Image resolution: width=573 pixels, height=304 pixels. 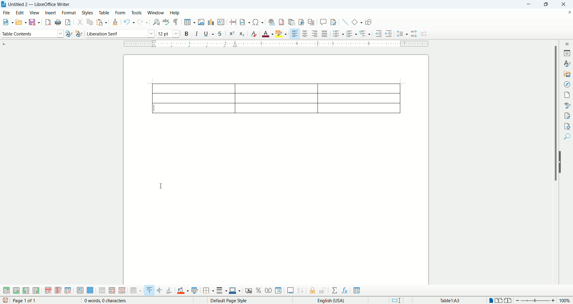 What do you see at coordinates (69, 13) in the screenshot?
I see `format` at bounding box center [69, 13].